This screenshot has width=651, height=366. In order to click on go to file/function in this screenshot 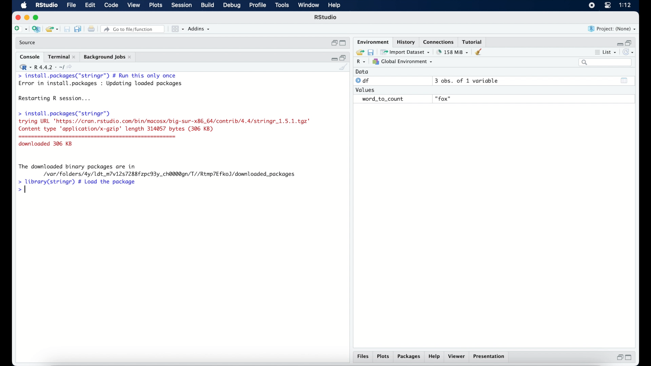, I will do `click(134, 29)`.